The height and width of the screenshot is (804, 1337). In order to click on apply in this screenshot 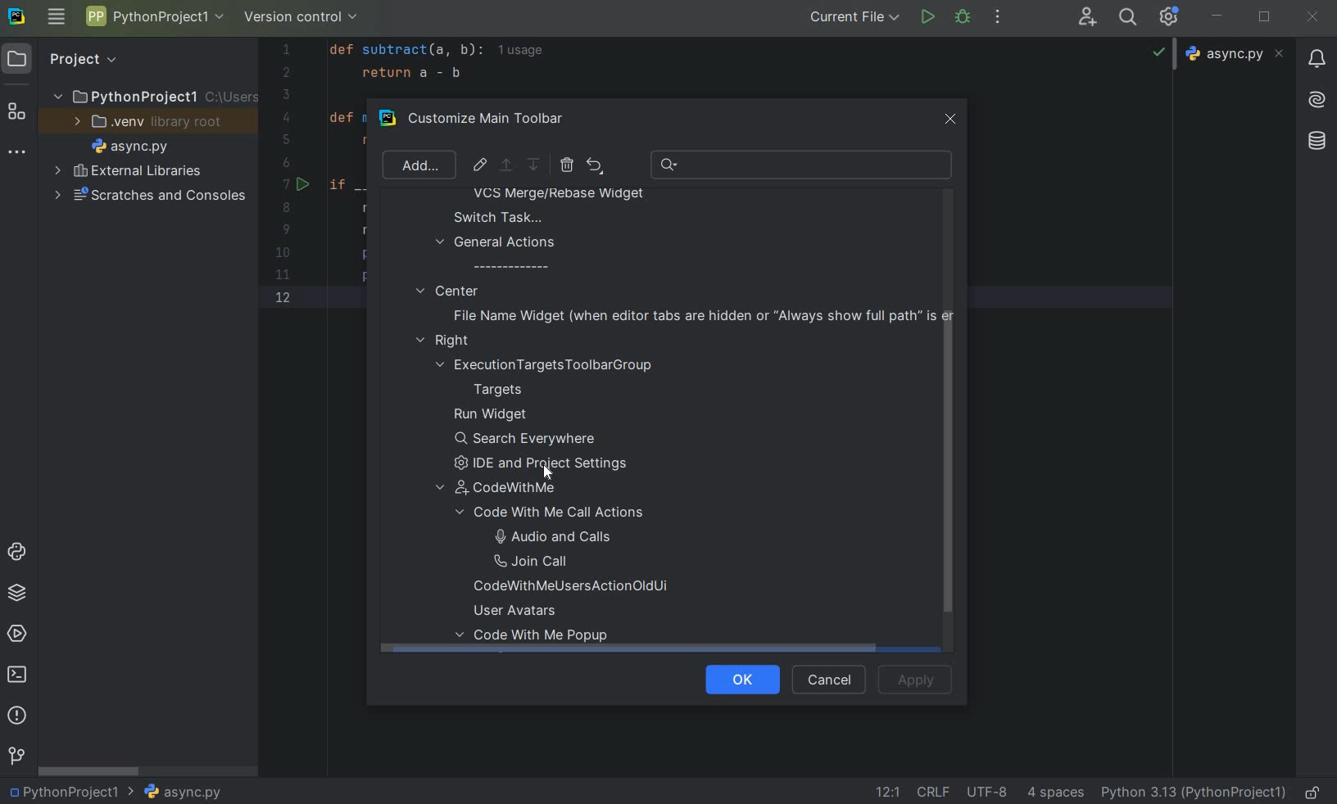, I will do `click(916, 679)`.